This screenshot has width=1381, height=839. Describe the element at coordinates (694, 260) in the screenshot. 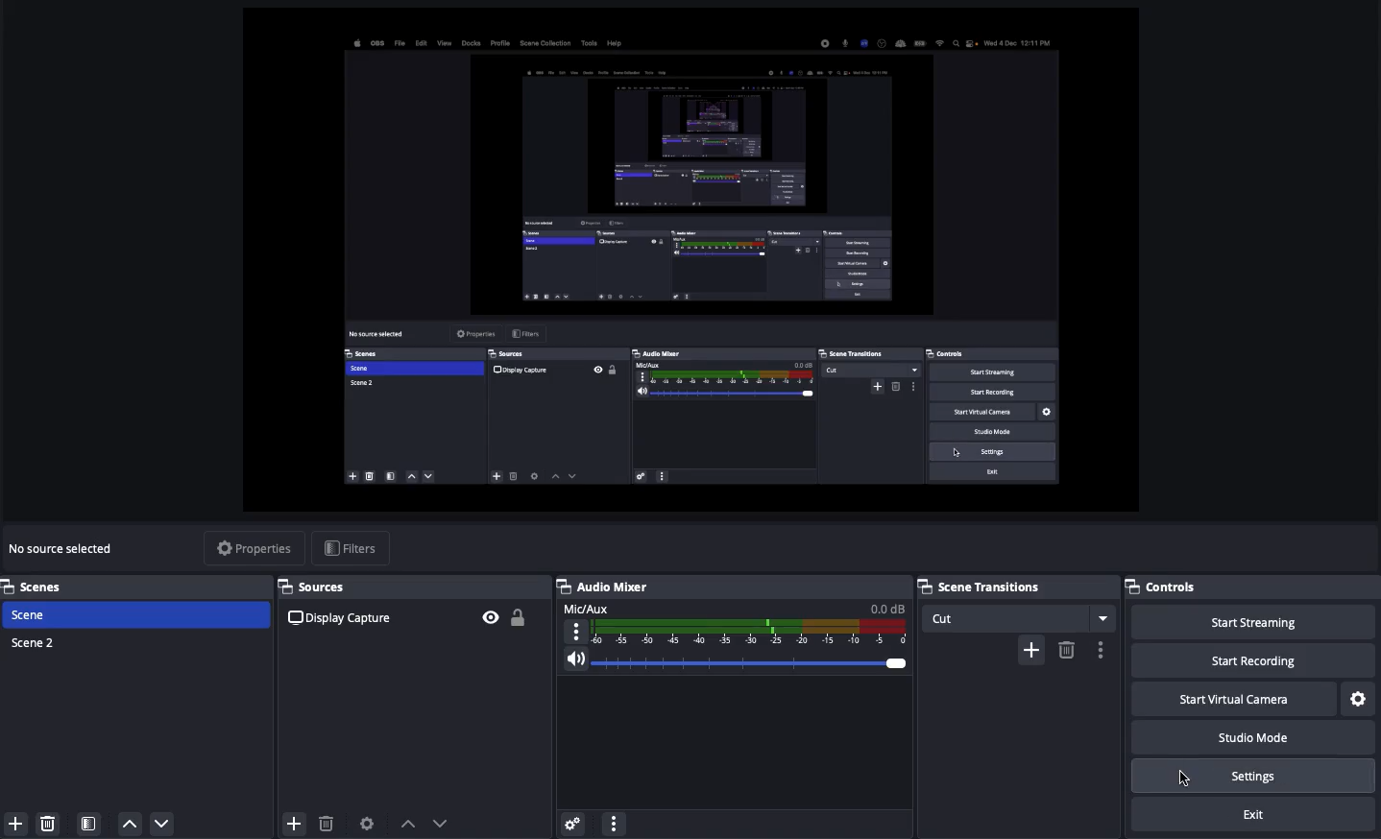

I see `Screen` at that location.